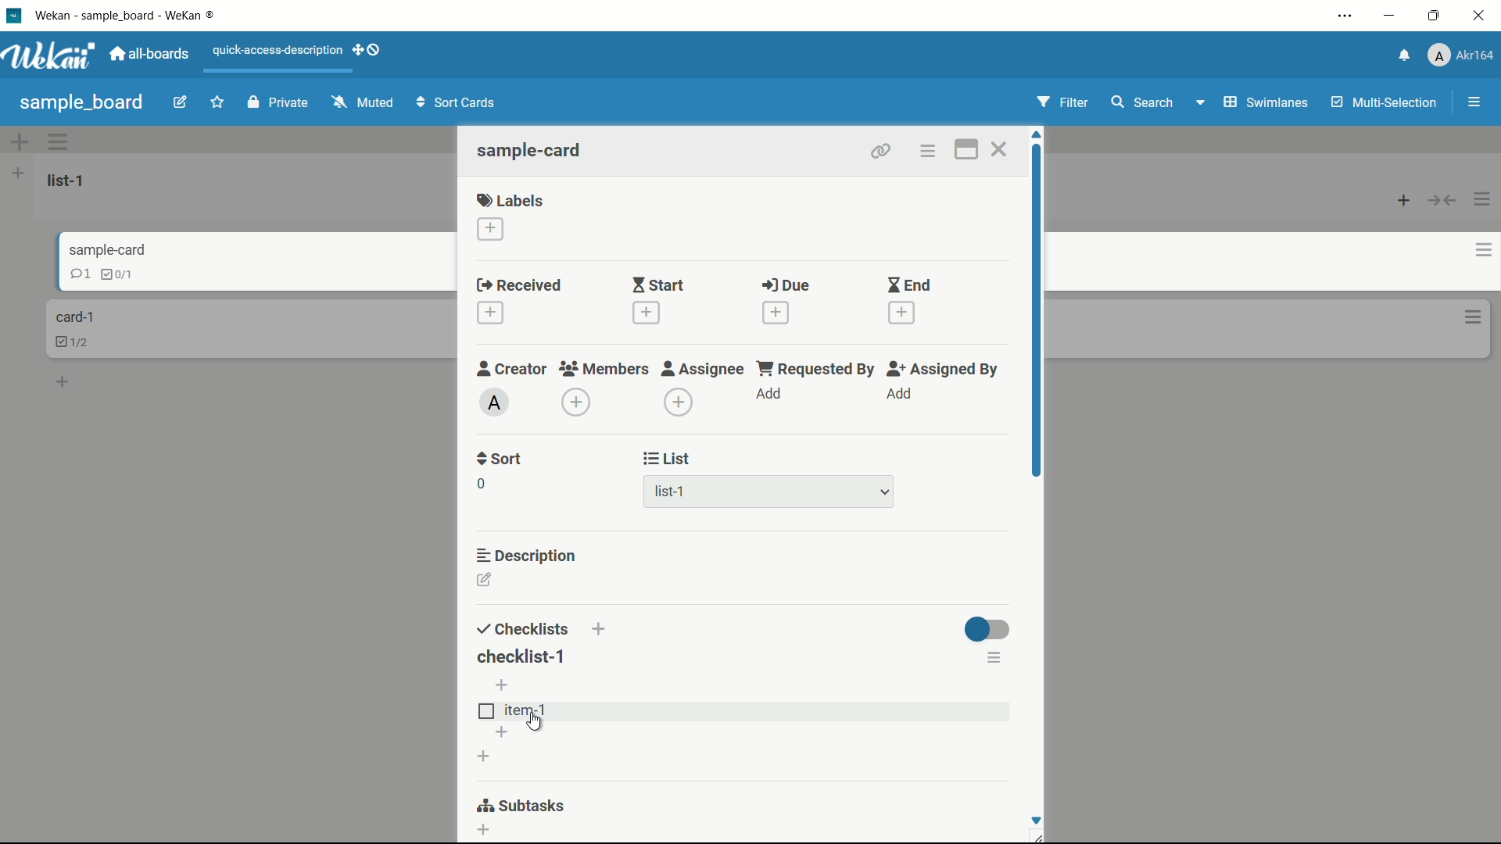  What do you see at coordinates (660, 284) in the screenshot?
I see `start` at bounding box center [660, 284].